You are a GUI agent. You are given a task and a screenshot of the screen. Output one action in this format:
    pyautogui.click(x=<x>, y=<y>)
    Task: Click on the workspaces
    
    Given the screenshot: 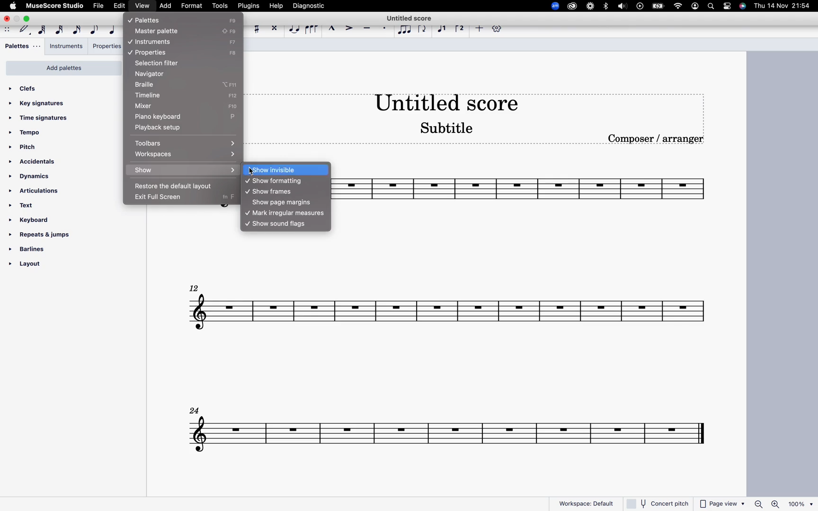 What is the action you would take?
    pyautogui.click(x=186, y=154)
    